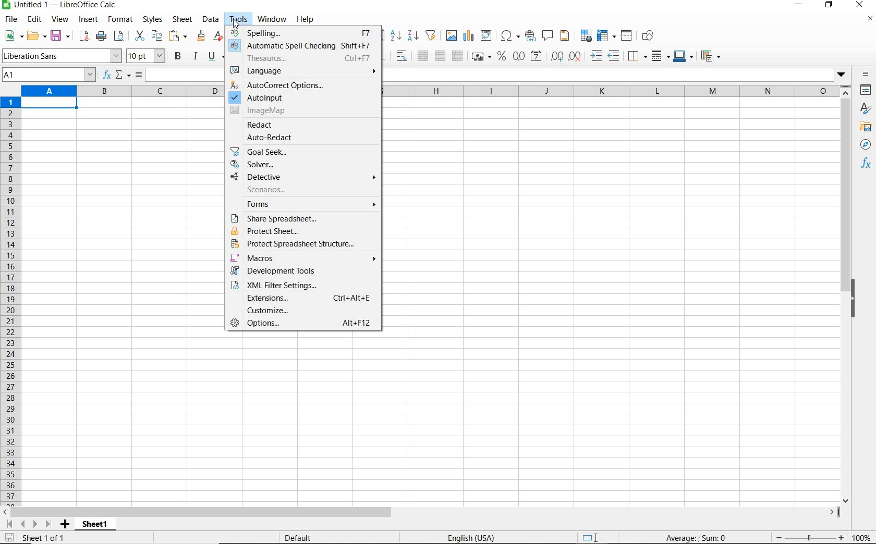 Image resolution: width=876 pixels, height=544 pixels. I want to click on default, so click(301, 538).